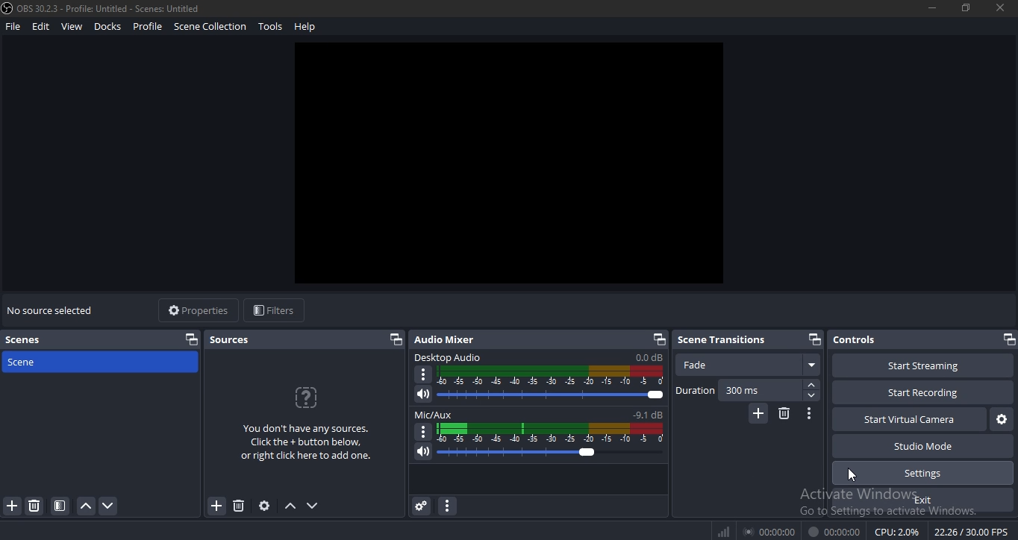 This screenshot has height=540, width=1018. Describe the element at coordinates (722, 339) in the screenshot. I see `scene transitions` at that location.